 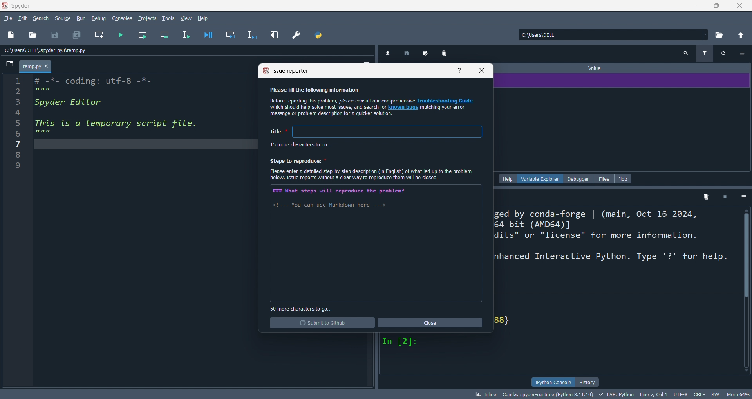 I want to click on save all, so click(x=78, y=36).